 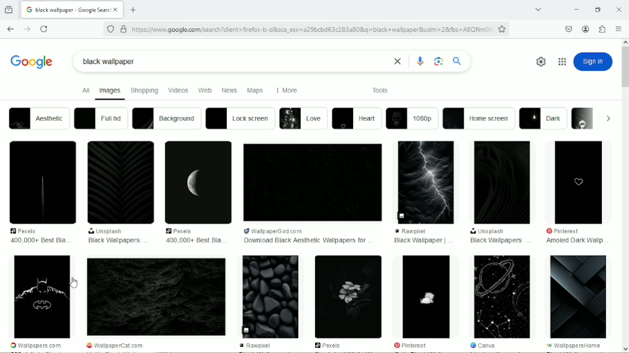 What do you see at coordinates (419, 241) in the screenshot?
I see `black wallpaper` at bounding box center [419, 241].